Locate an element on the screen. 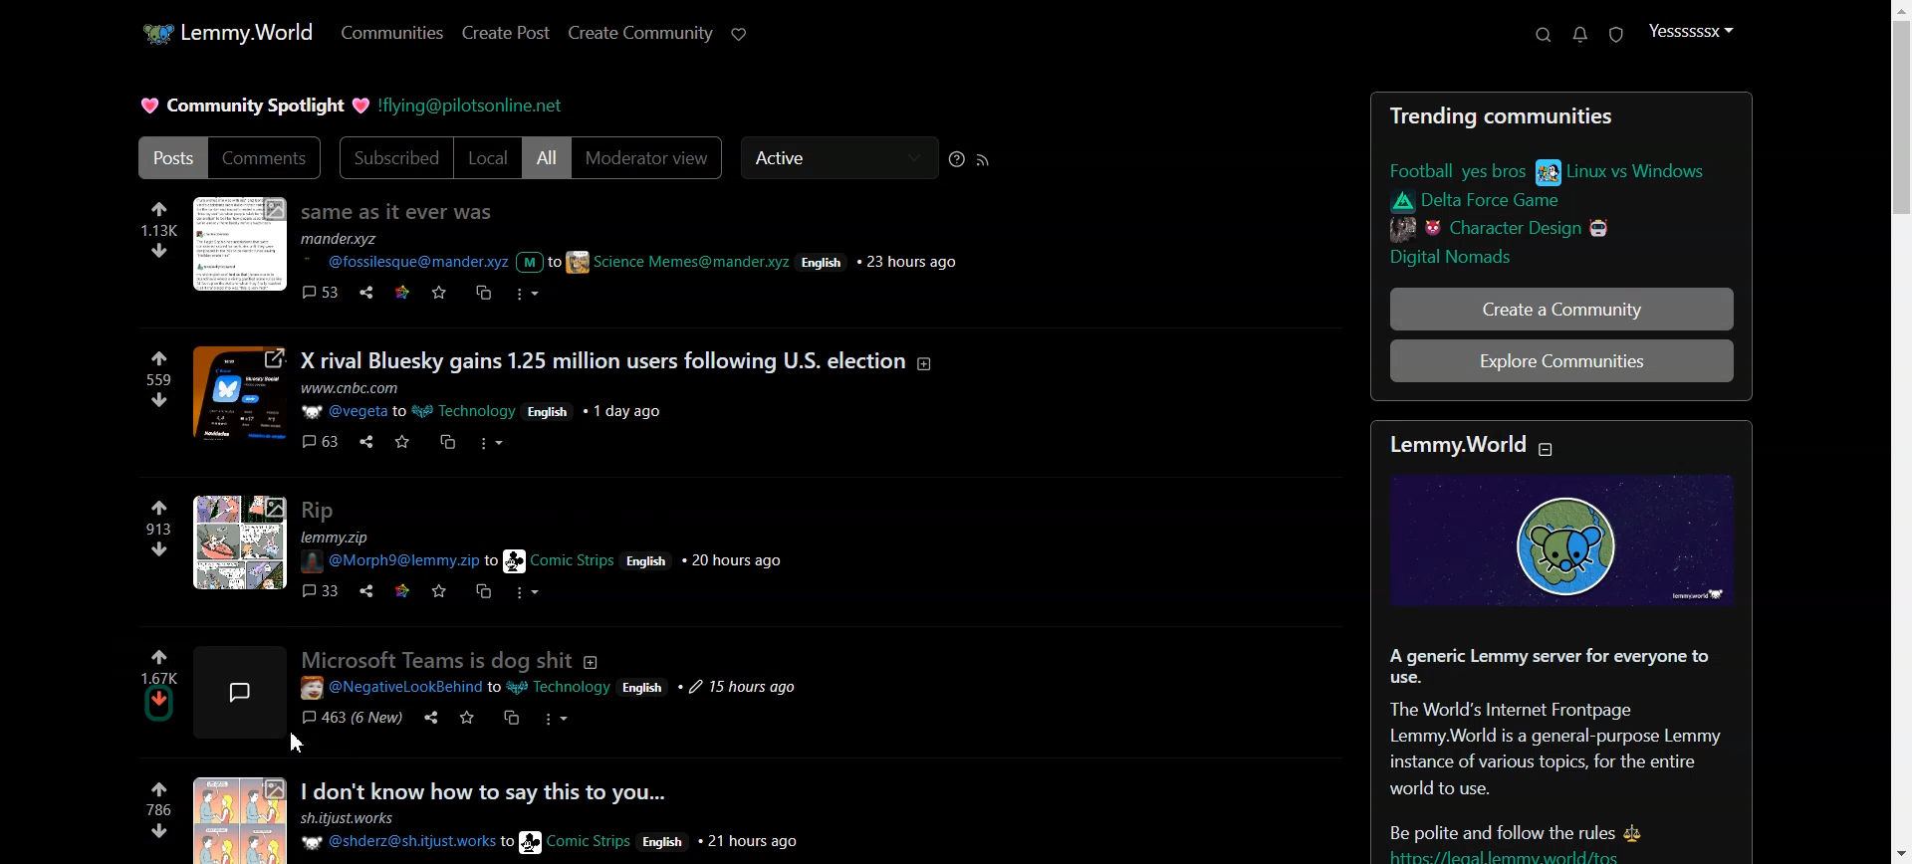  down is located at coordinates (157, 549).